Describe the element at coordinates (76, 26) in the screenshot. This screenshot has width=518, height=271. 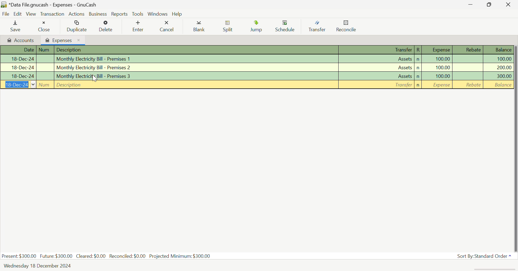
I see `Duplicate` at that location.